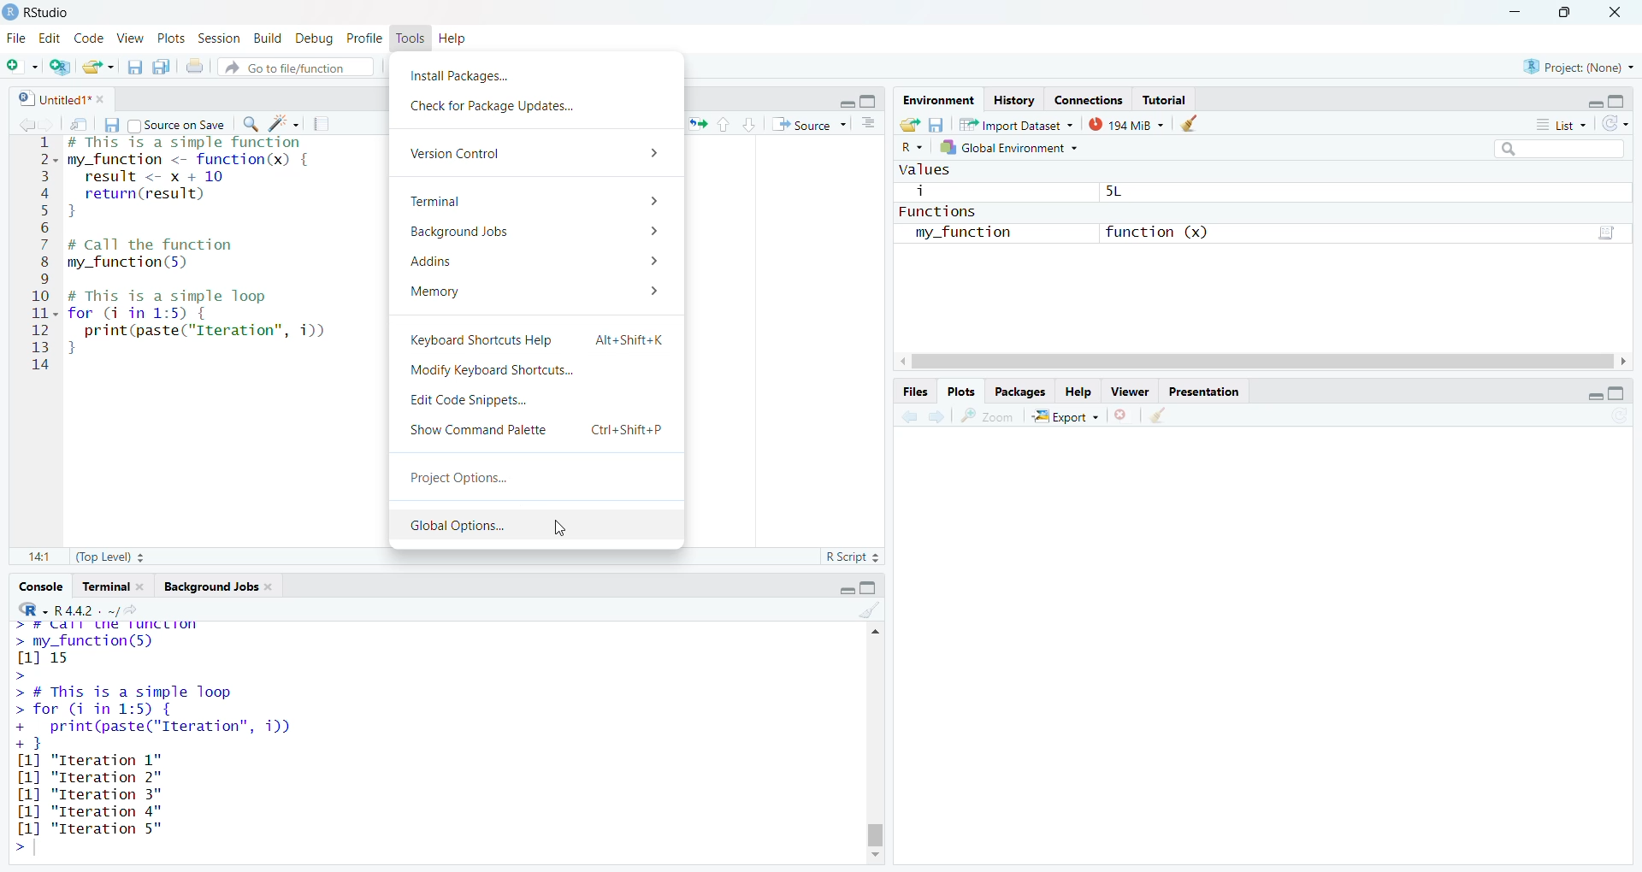 Image resolution: width=1642 pixels, height=872 pixels. Describe the element at coordinates (1204, 390) in the screenshot. I see `presentation` at that location.